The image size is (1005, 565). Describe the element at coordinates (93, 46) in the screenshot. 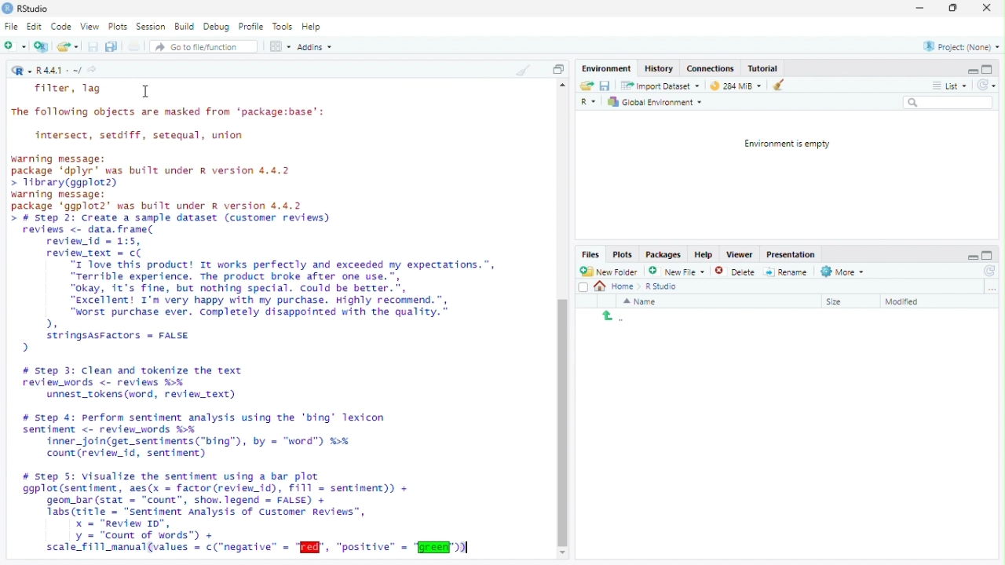

I see `Save` at that location.